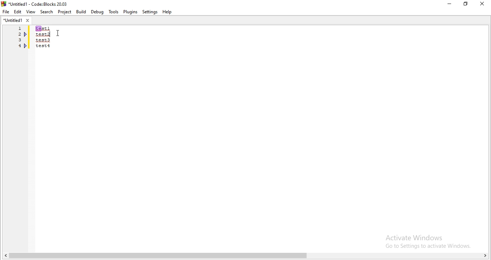  What do you see at coordinates (81, 11) in the screenshot?
I see `Build ` at bounding box center [81, 11].